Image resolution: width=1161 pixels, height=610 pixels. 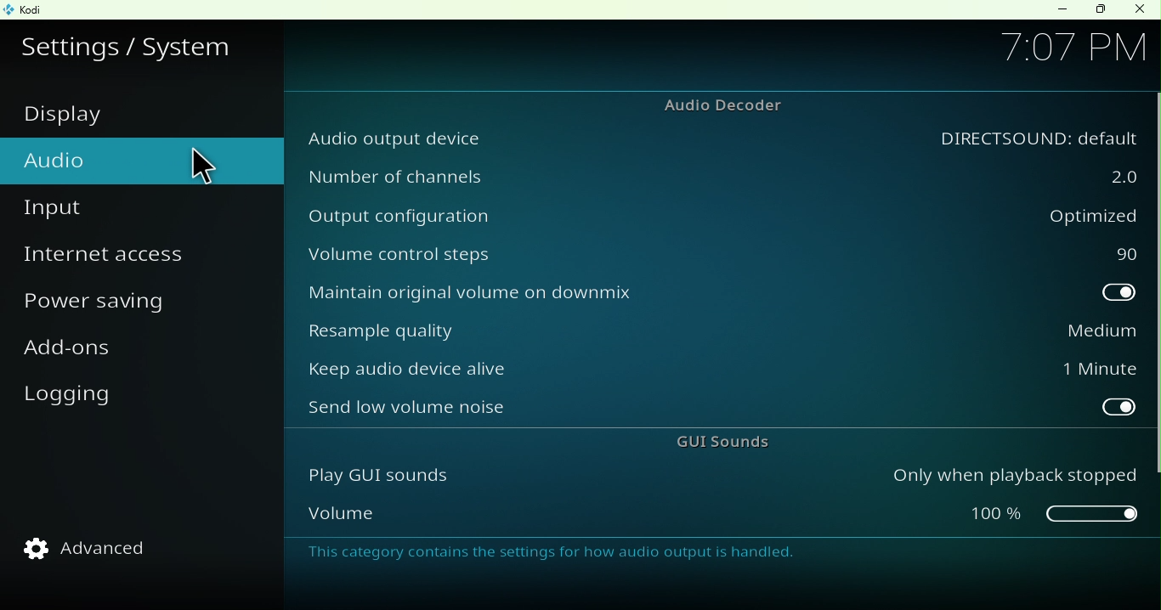 What do you see at coordinates (610, 294) in the screenshot?
I see `Maintain original volume on downmix` at bounding box center [610, 294].